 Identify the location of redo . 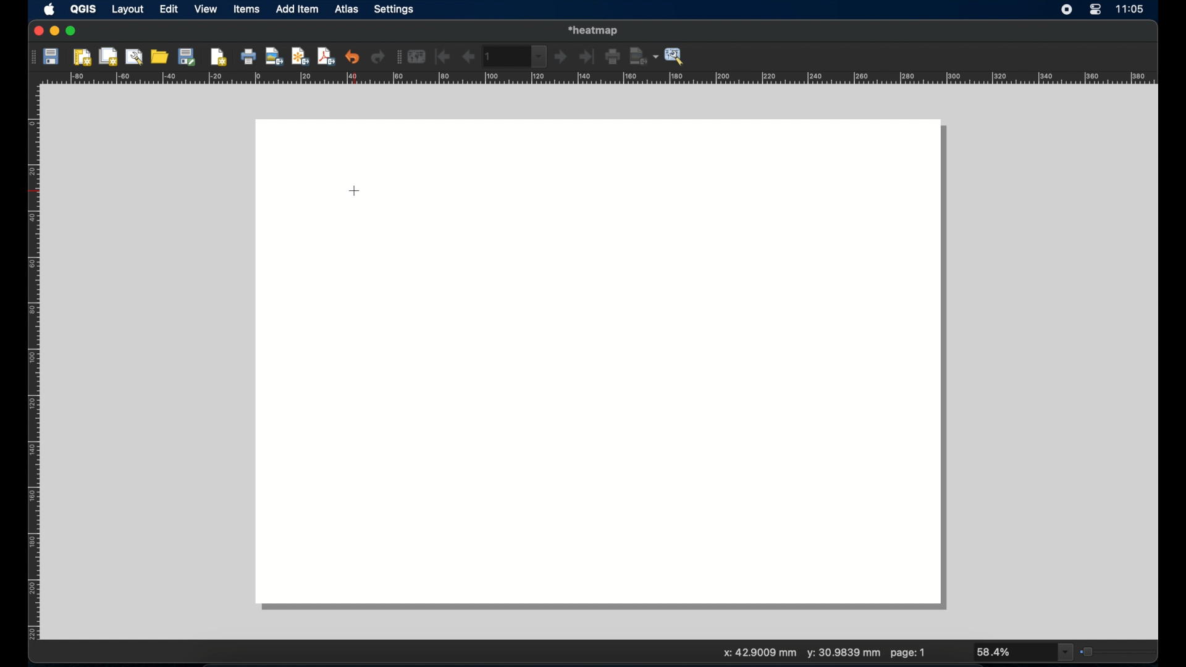
(378, 58).